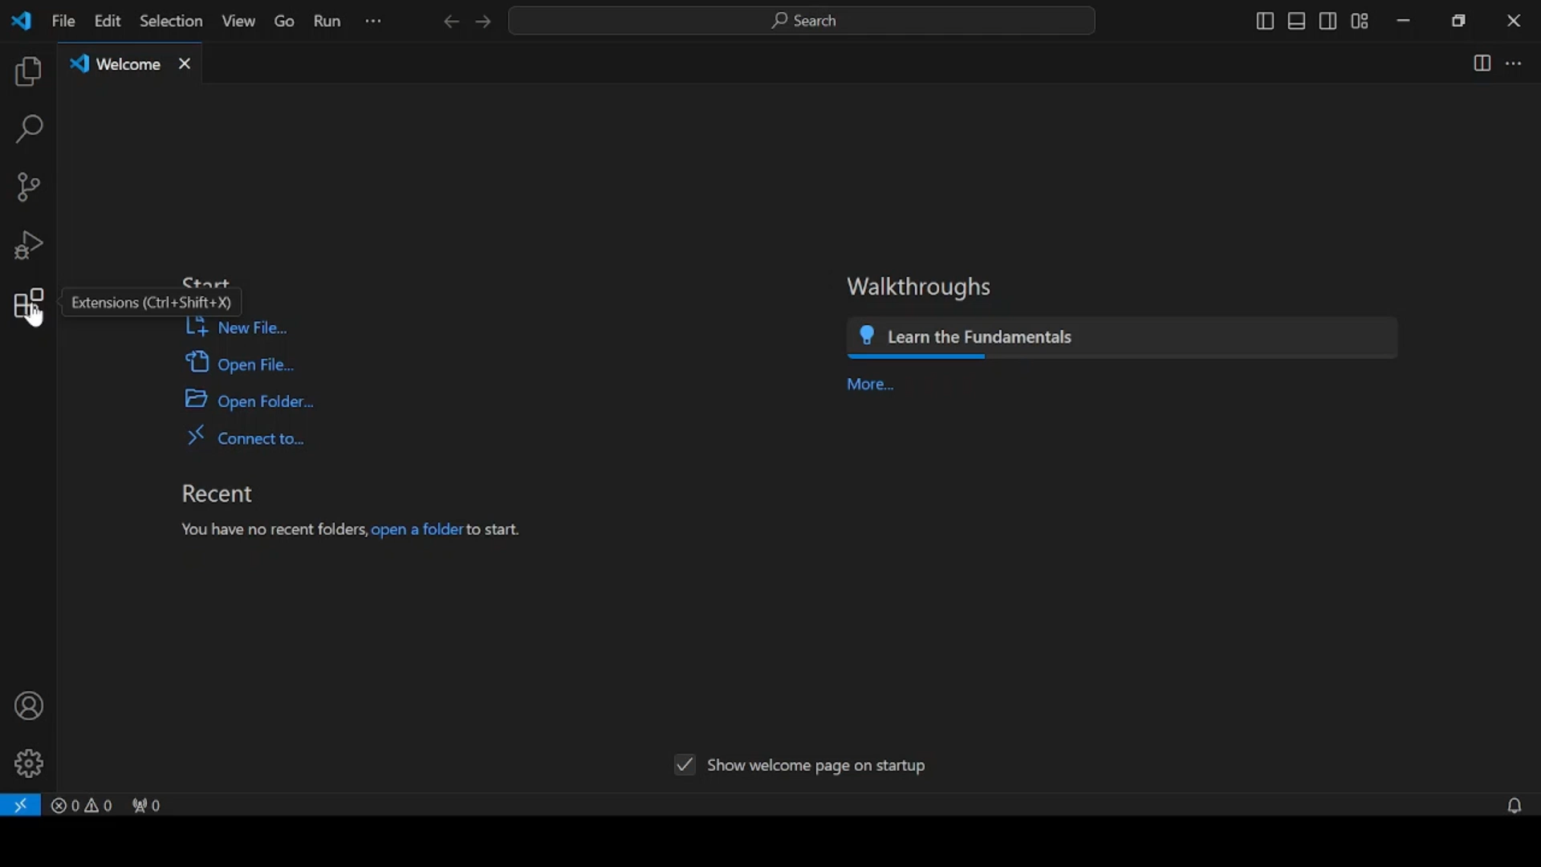 Image resolution: width=1541 pixels, height=867 pixels. Describe the element at coordinates (26, 246) in the screenshot. I see `run and debug` at that location.